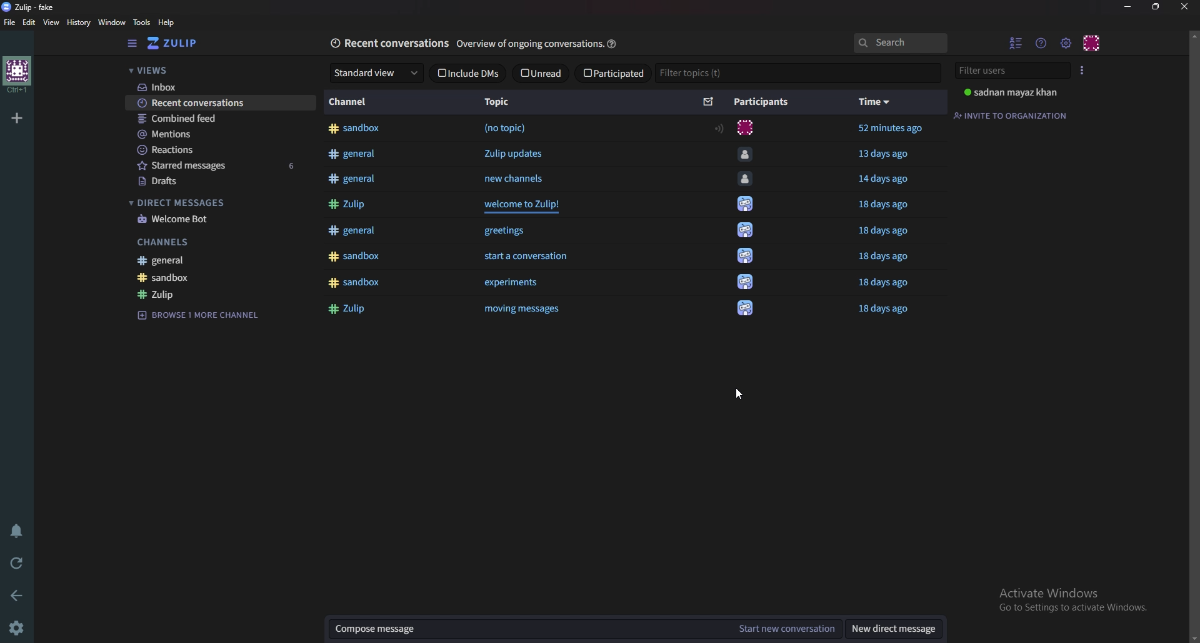 This screenshot has height=643, width=1200. I want to click on icon, so click(748, 308).